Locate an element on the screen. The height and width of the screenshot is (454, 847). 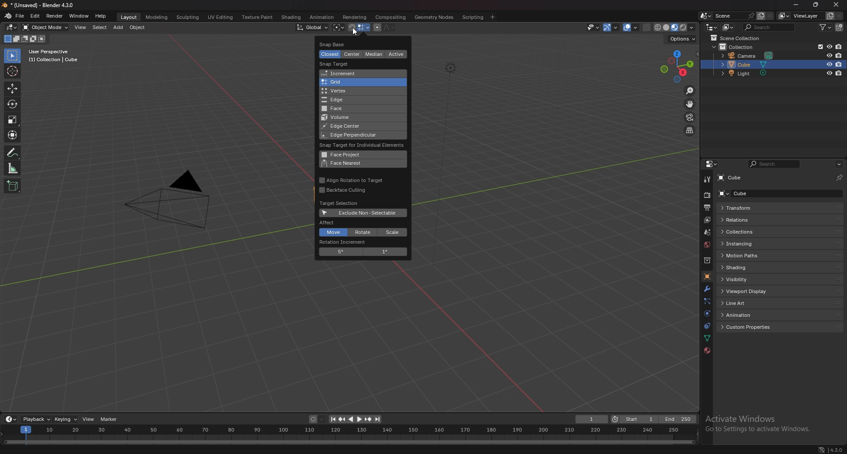
view layer is located at coordinates (706, 220).